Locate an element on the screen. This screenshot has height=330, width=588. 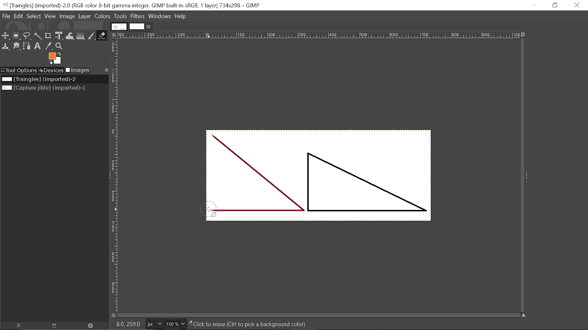
Configure this tab is located at coordinates (105, 71).